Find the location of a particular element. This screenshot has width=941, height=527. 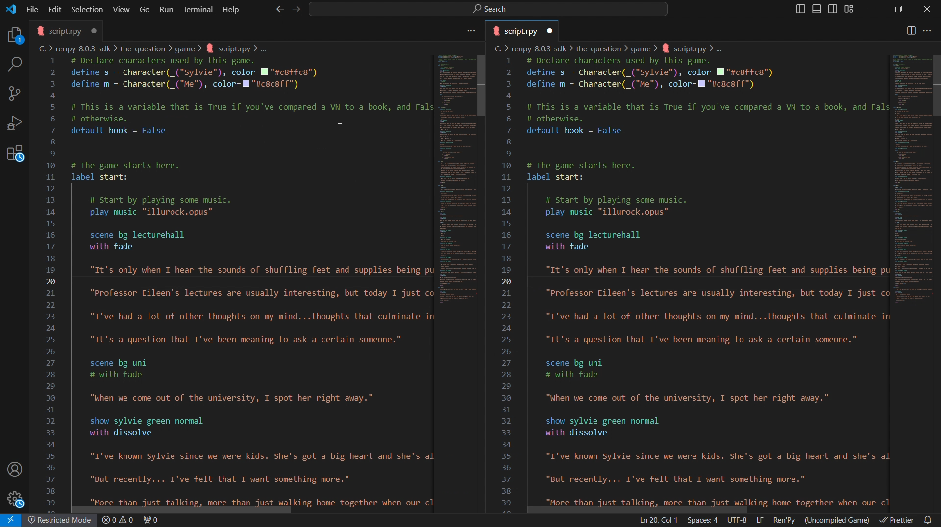

Split Editor is located at coordinates (911, 30).